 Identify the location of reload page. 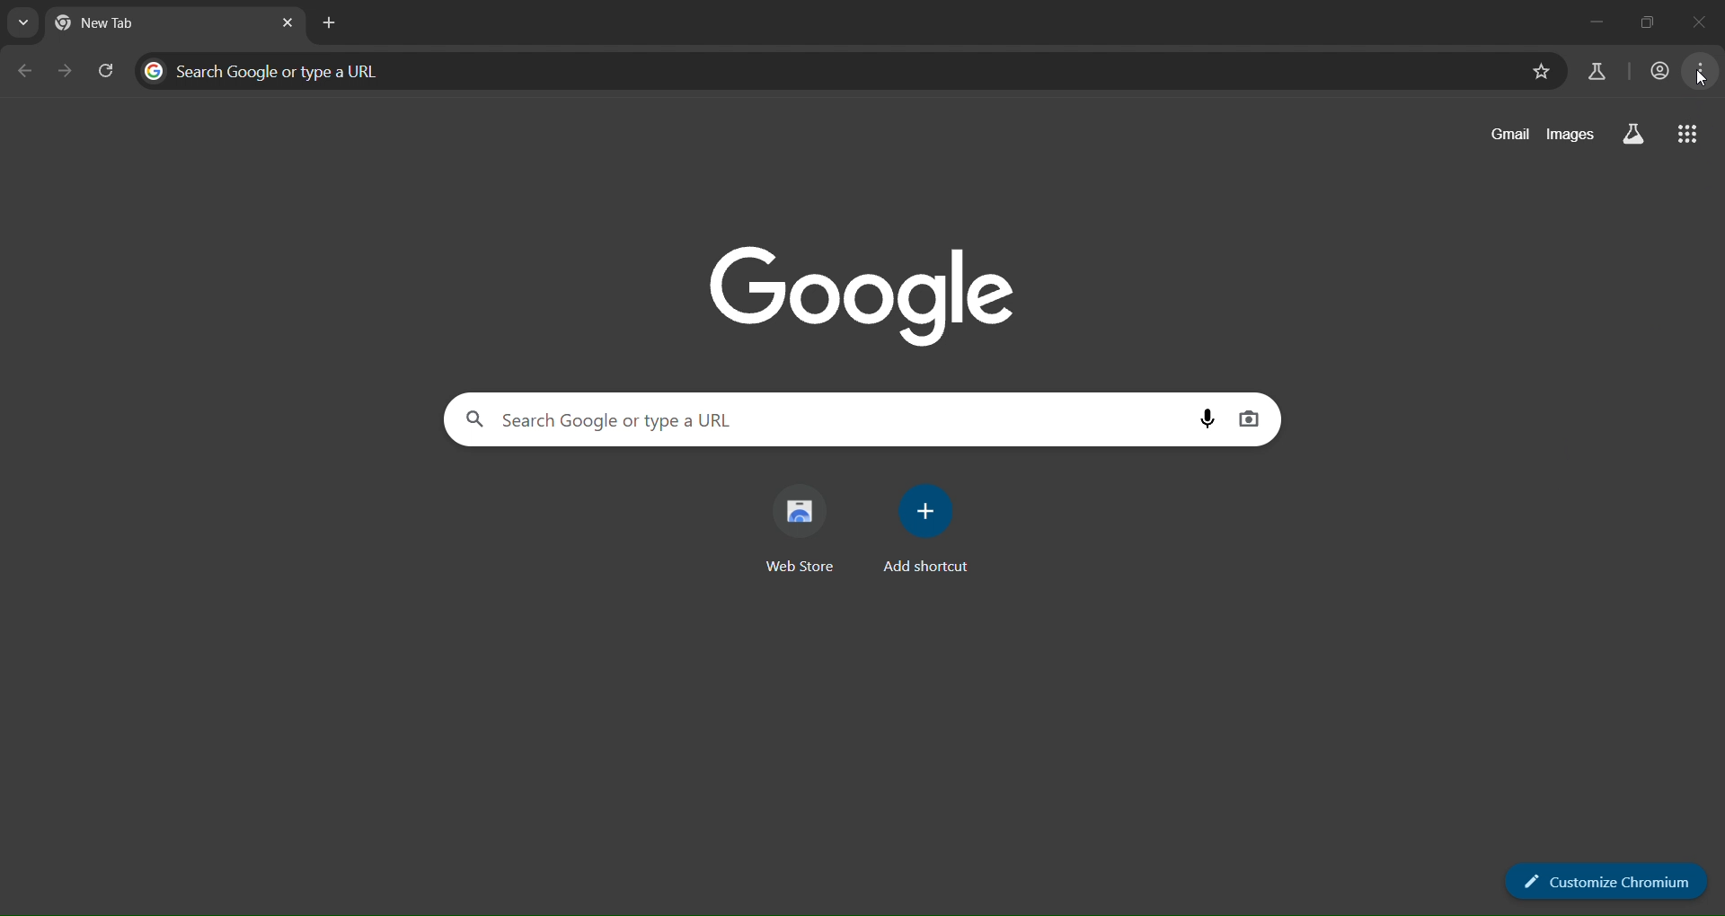
(109, 69).